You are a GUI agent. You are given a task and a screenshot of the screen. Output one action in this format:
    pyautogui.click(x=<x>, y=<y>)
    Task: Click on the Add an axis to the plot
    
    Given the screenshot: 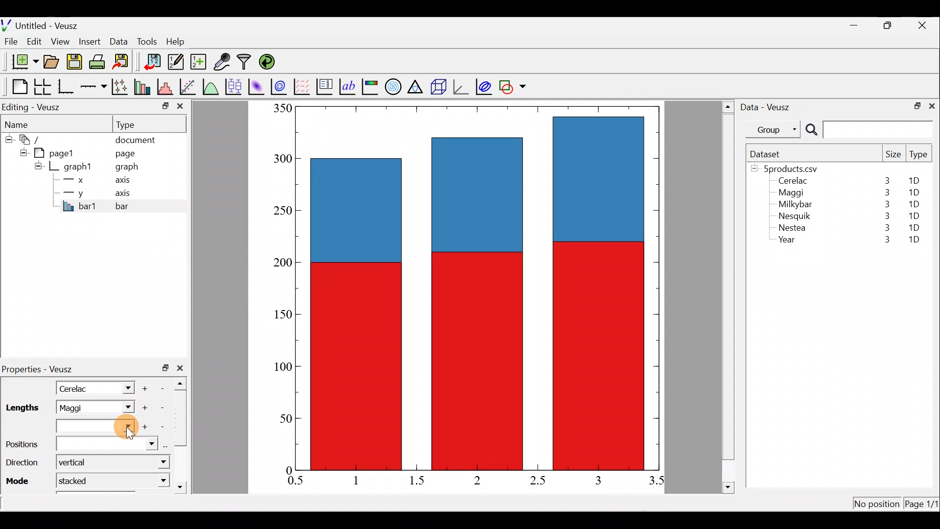 What is the action you would take?
    pyautogui.click(x=95, y=87)
    